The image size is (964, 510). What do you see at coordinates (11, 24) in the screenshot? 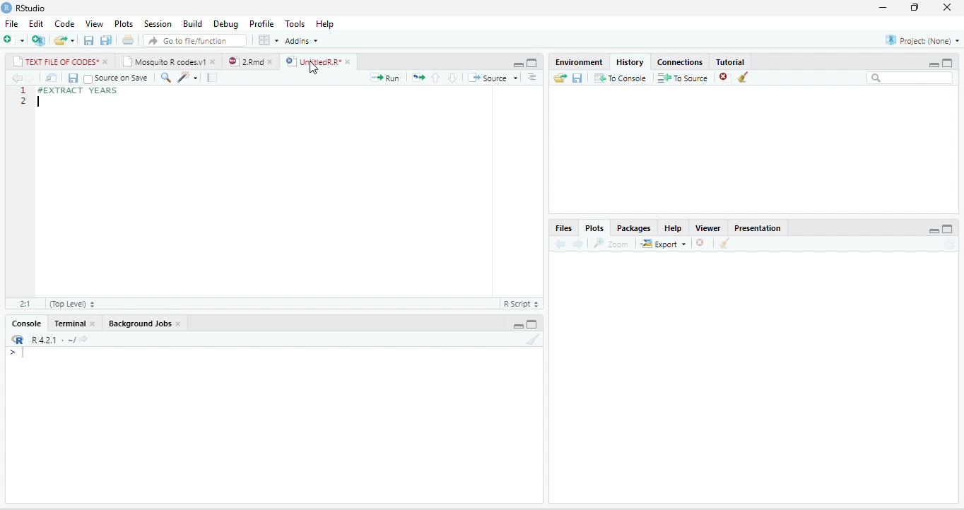
I see `File` at bounding box center [11, 24].